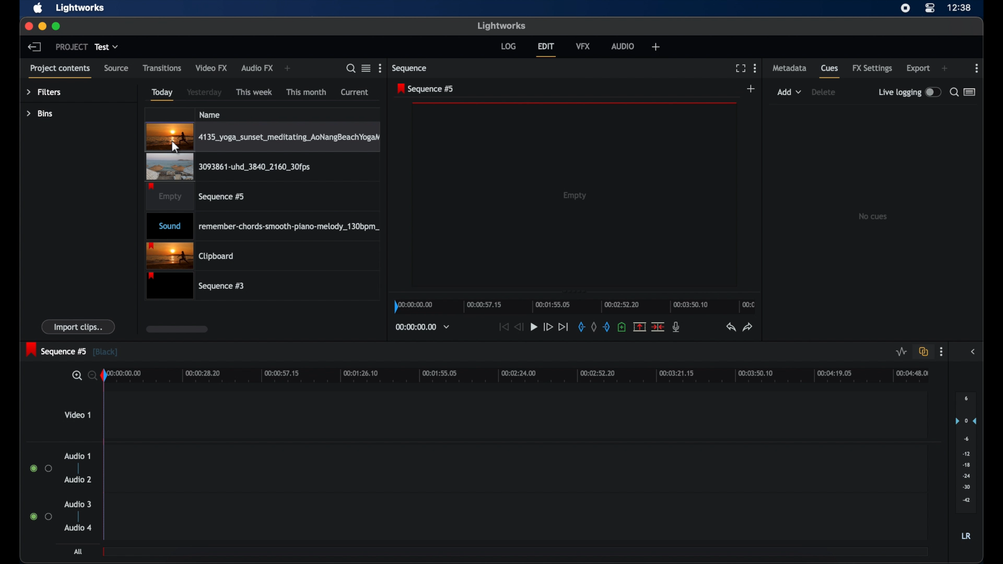 This screenshot has height=564, width=1003. Describe the element at coordinates (107, 46) in the screenshot. I see `test dropdown` at that location.